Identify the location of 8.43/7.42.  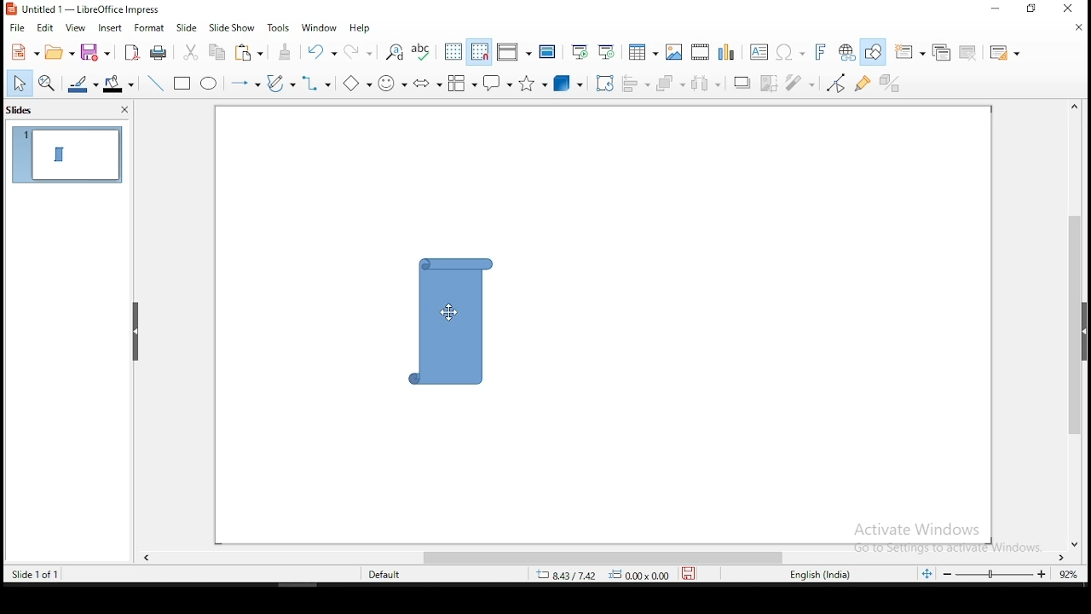
(567, 576).